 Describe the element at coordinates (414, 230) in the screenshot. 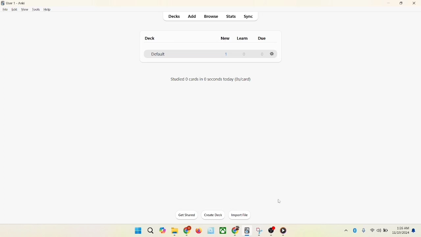

I see `notification` at that location.